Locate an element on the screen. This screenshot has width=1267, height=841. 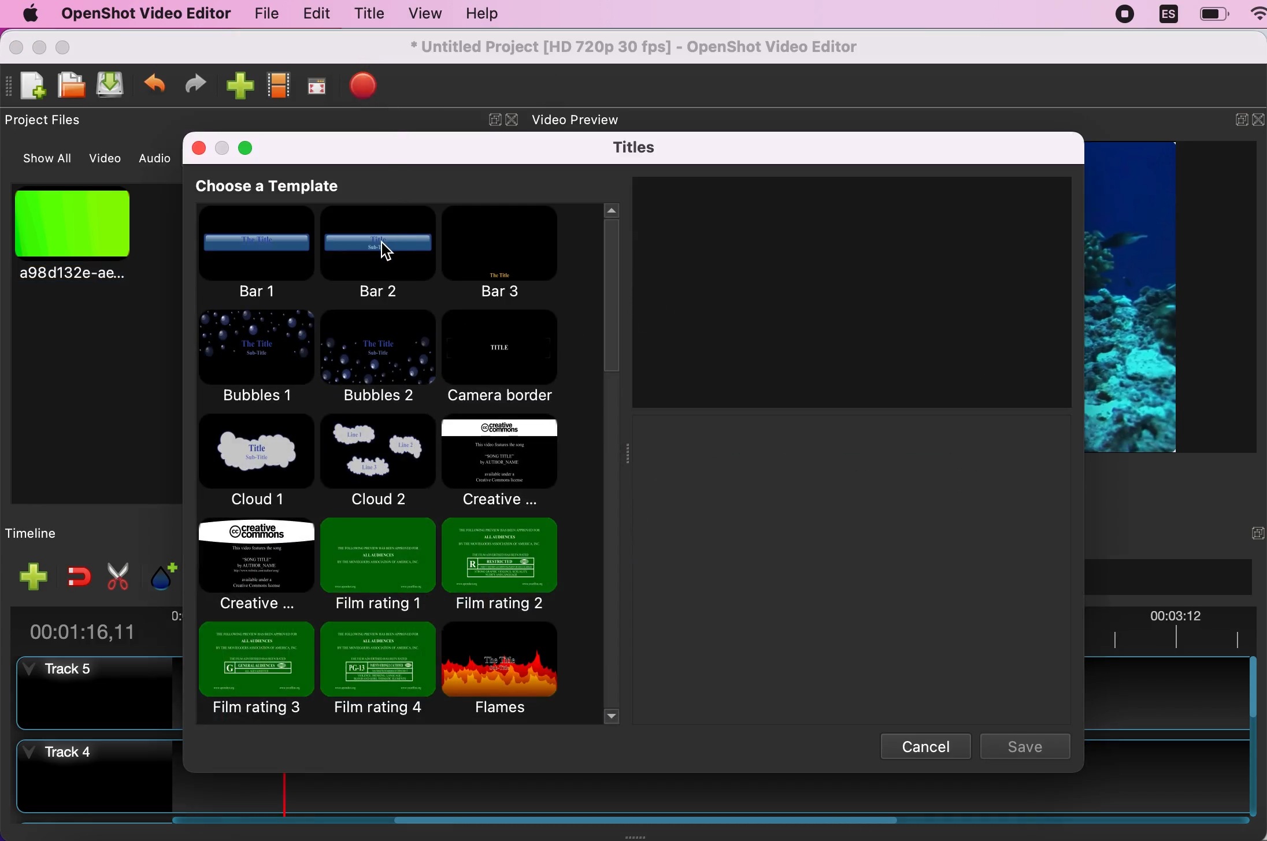
scroll bar is located at coordinates (537, 825).